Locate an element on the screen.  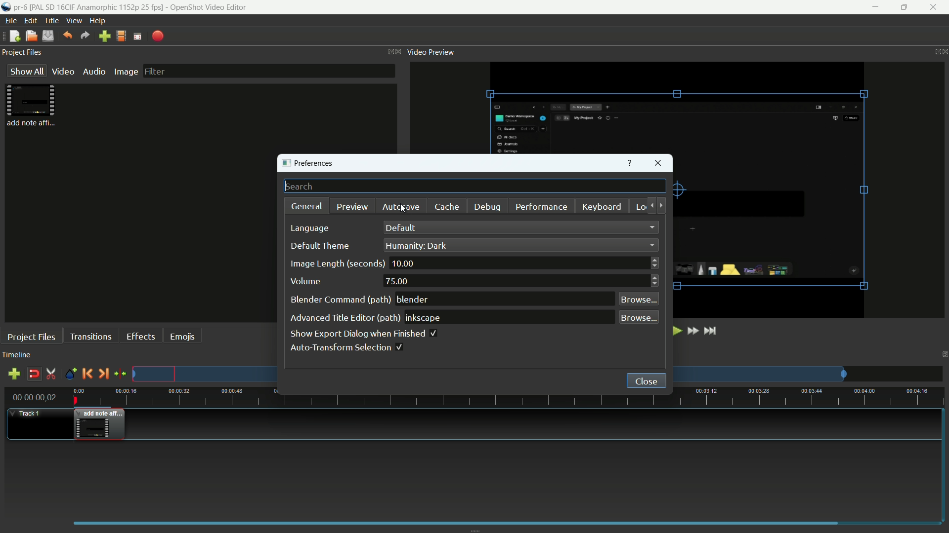
track-1 is located at coordinates (31, 414).